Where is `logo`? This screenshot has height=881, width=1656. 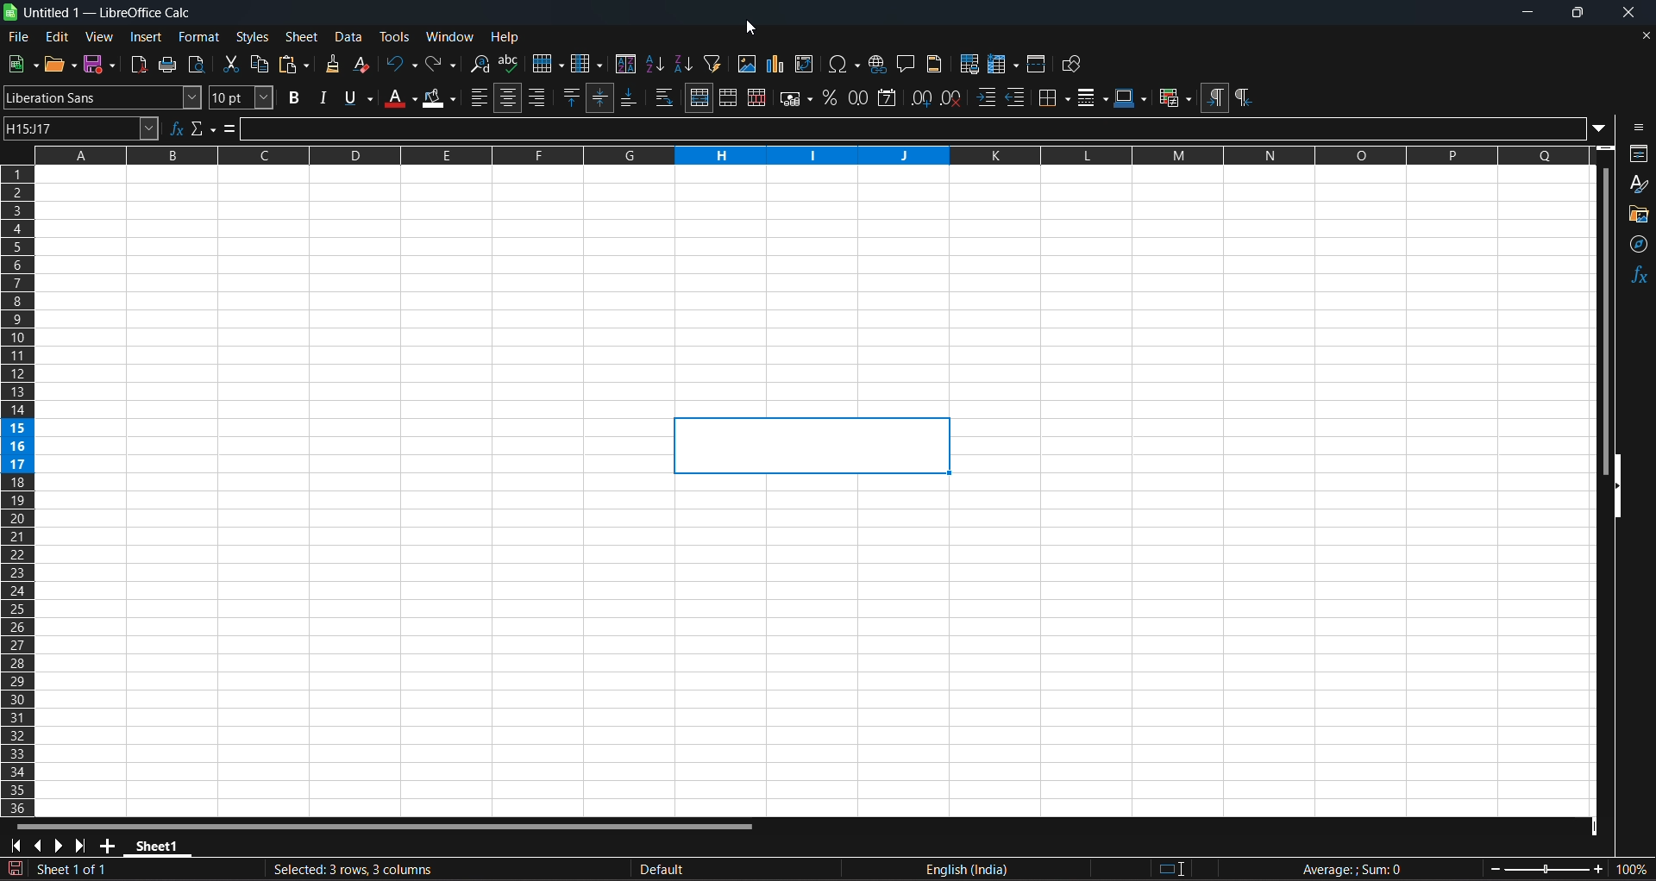
logo is located at coordinates (10, 14).